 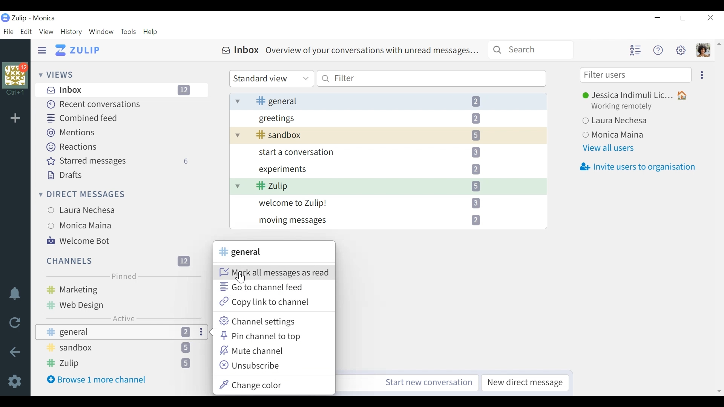 I want to click on Help, so click(x=151, y=32).